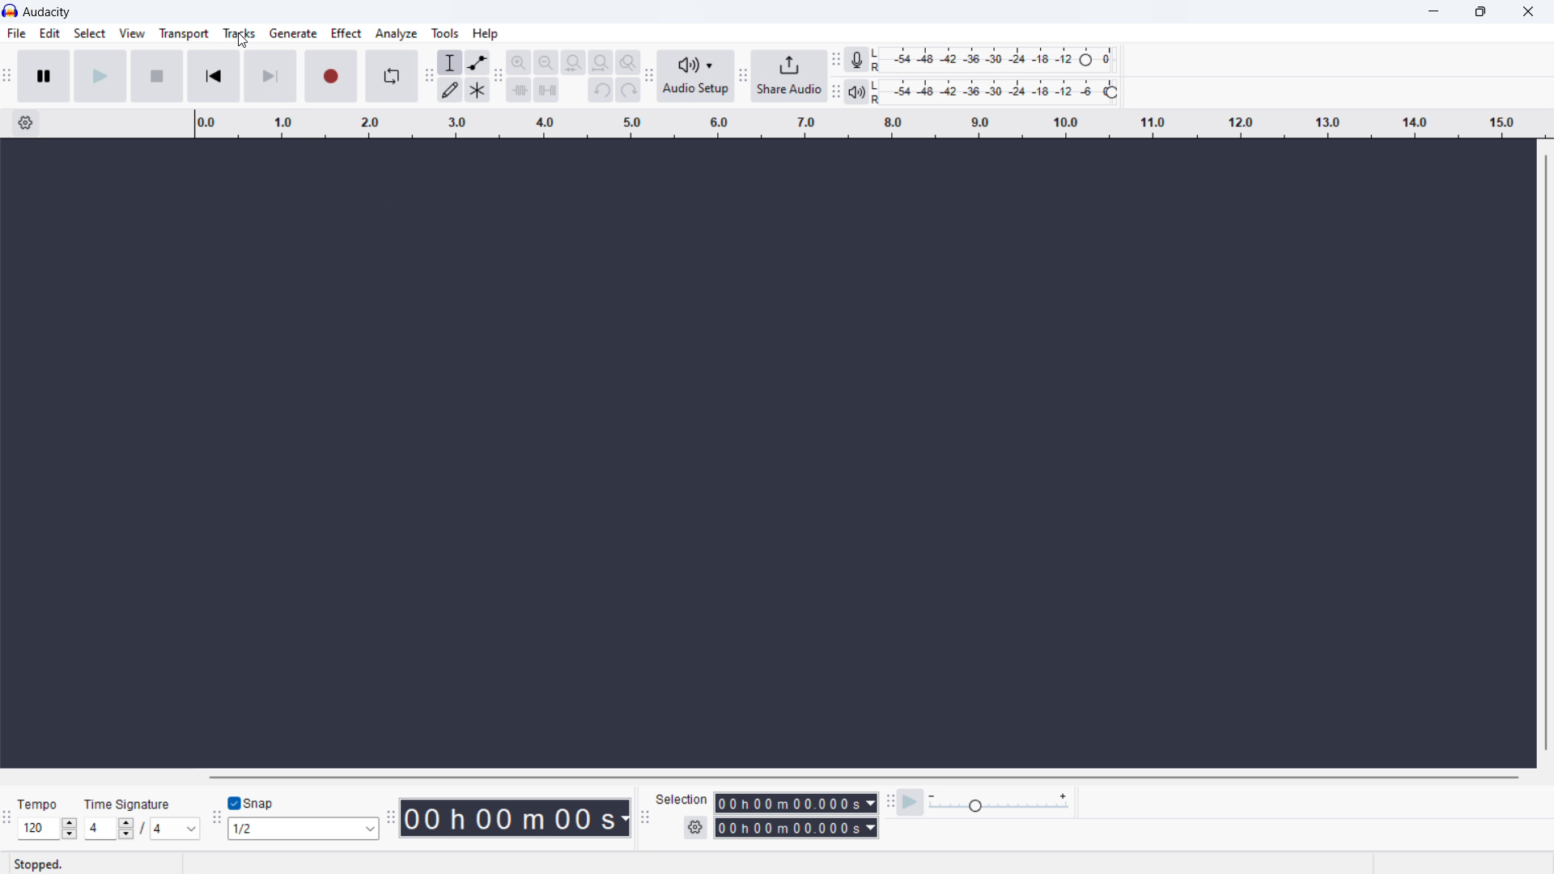  What do you see at coordinates (142, 829) in the screenshot?
I see `time signature` at bounding box center [142, 829].